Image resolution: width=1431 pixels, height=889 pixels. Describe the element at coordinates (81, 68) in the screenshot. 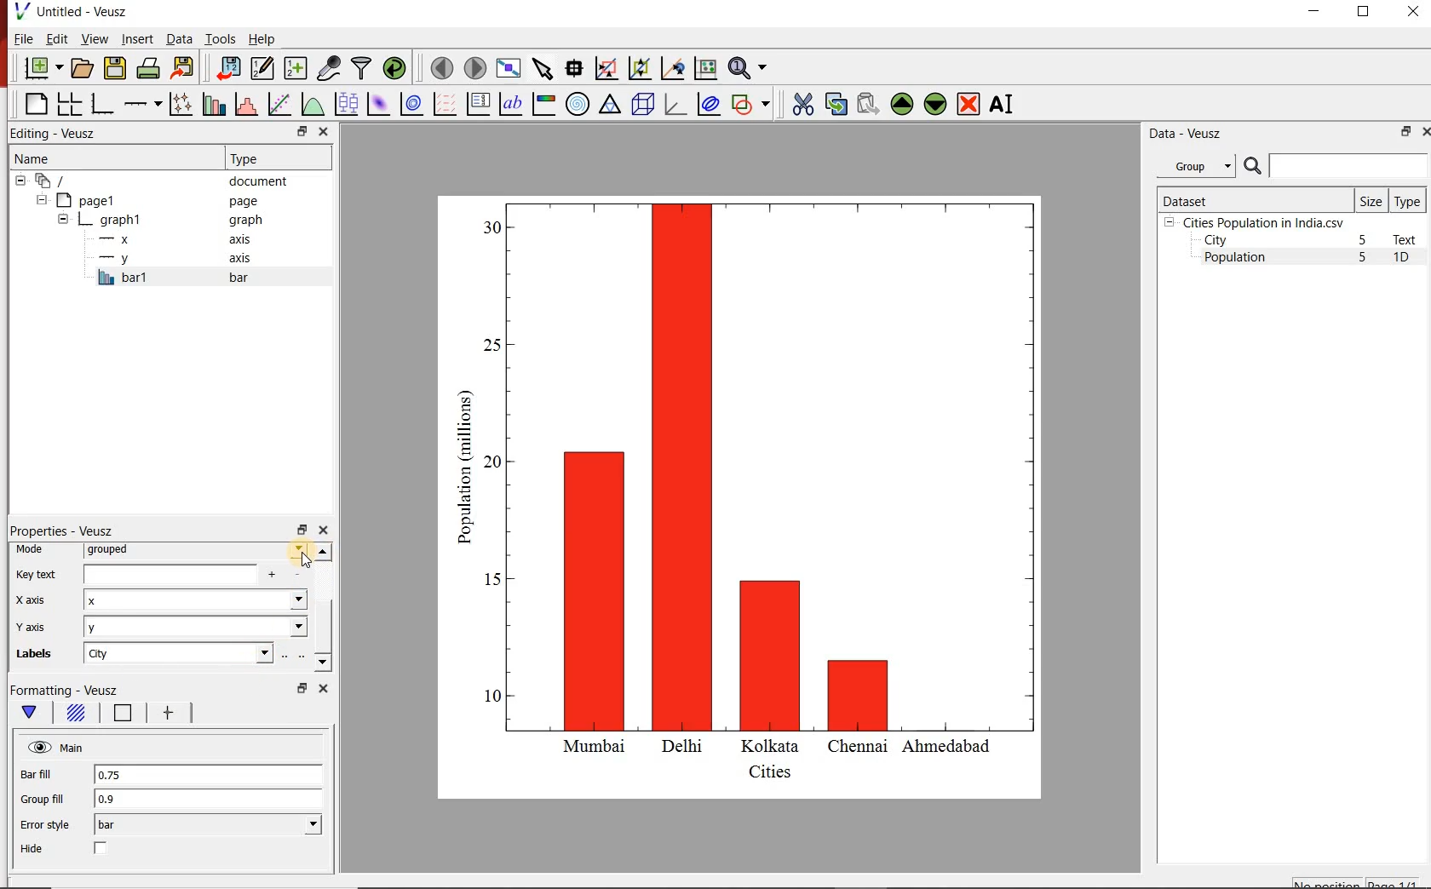

I see `open a document` at that location.